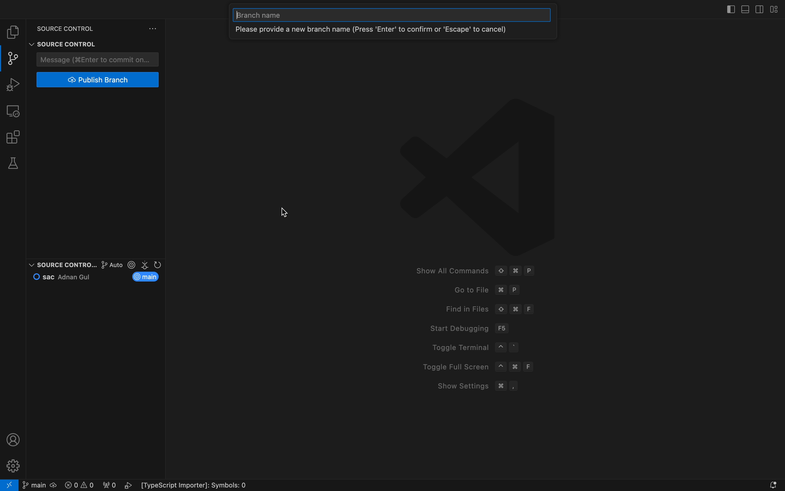  What do you see at coordinates (98, 59) in the screenshot?
I see `commit message` at bounding box center [98, 59].